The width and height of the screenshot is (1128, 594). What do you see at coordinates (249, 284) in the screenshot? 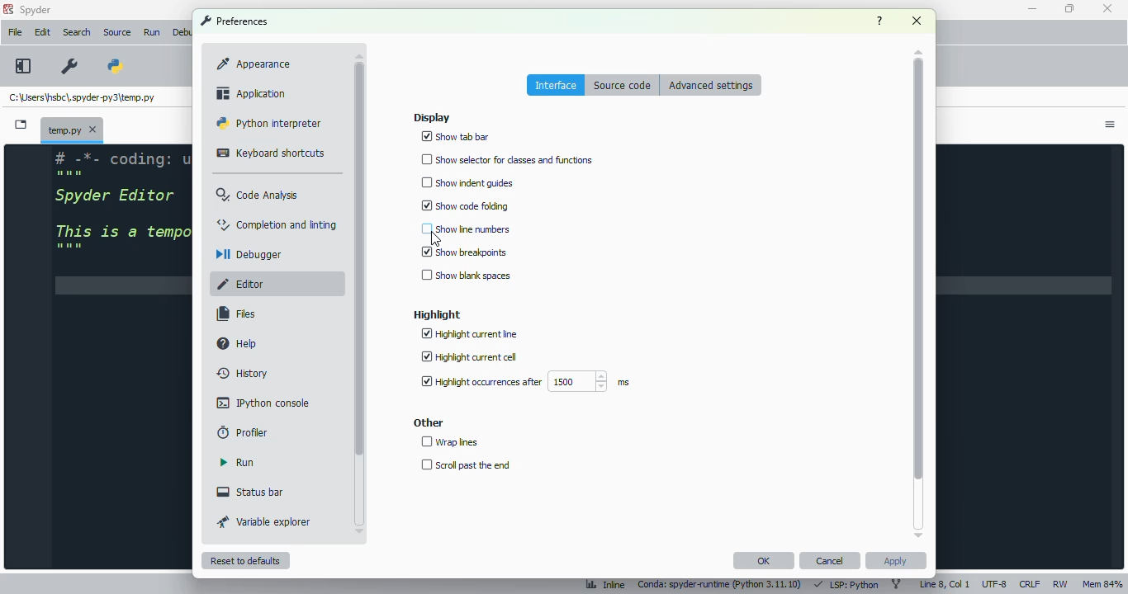
I see `editor` at bounding box center [249, 284].